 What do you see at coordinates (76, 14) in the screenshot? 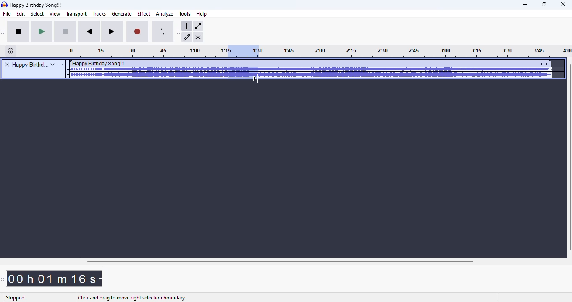
I see `transport` at bounding box center [76, 14].